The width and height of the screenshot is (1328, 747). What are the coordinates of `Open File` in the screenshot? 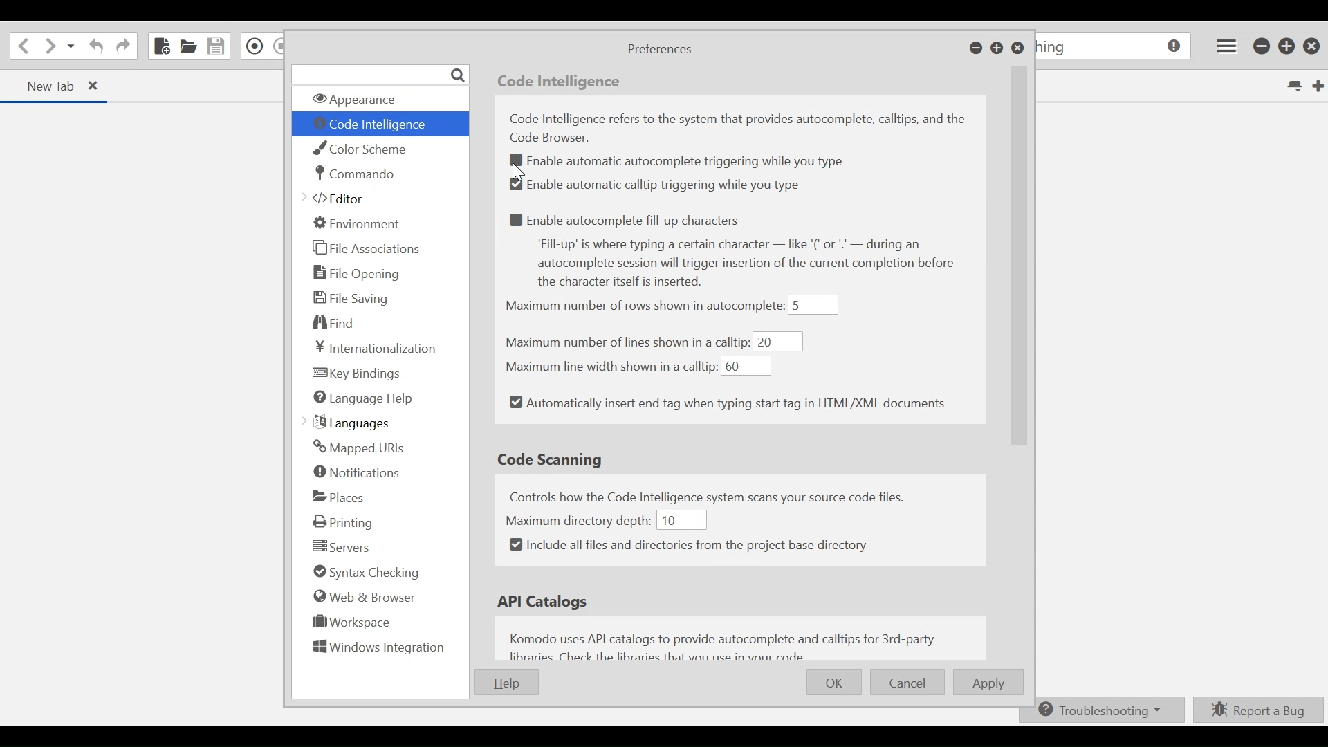 It's located at (189, 47).